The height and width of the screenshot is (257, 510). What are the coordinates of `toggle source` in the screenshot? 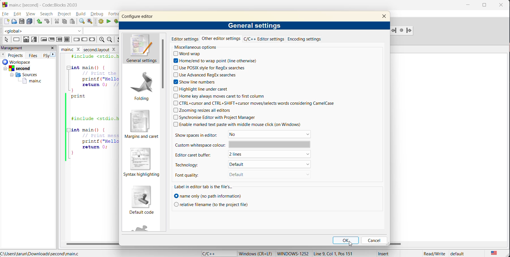 It's located at (120, 40).